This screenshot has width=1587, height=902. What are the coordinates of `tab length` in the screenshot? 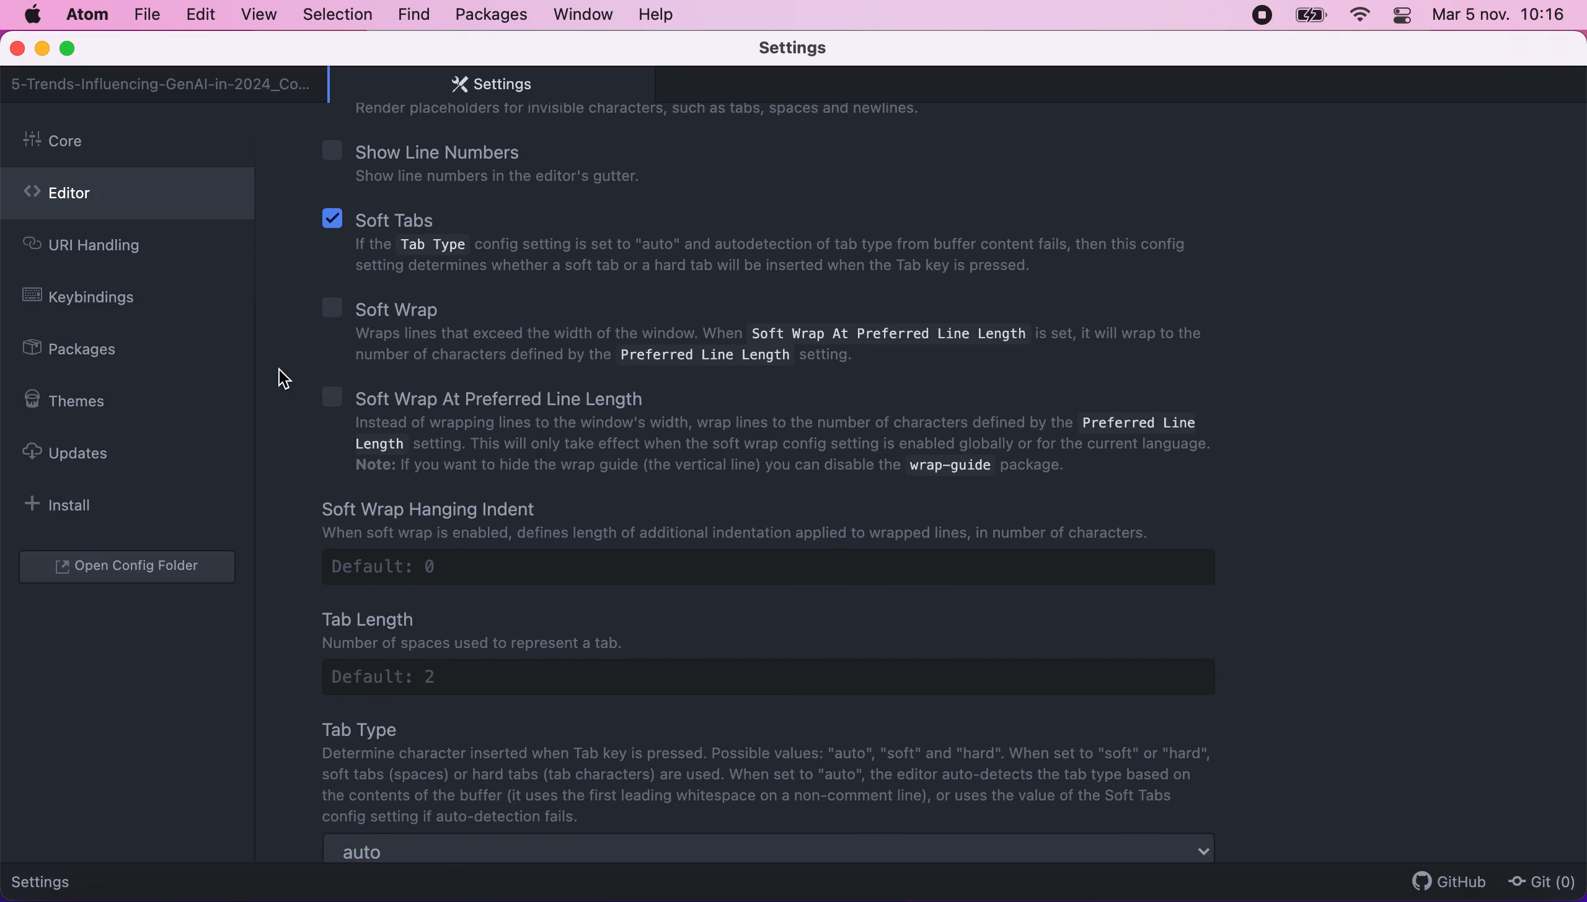 It's located at (787, 649).